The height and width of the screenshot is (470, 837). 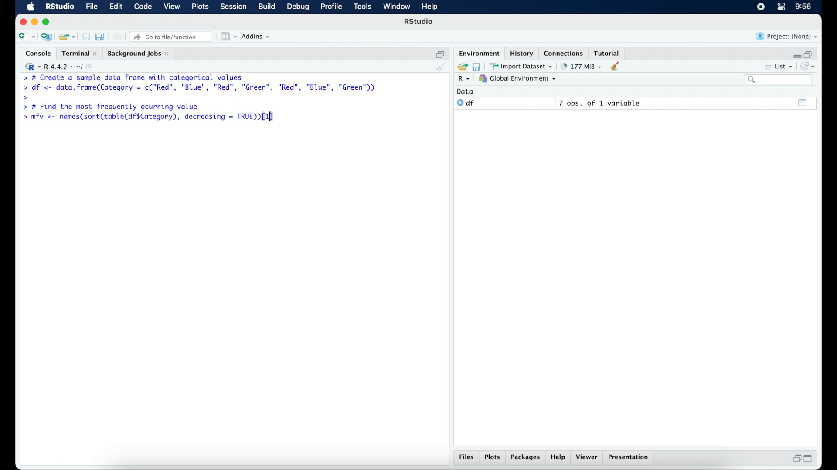 What do you see at coordinates (143, 7) in the screenshot?
I see `code` at bounding box center [143, 7].